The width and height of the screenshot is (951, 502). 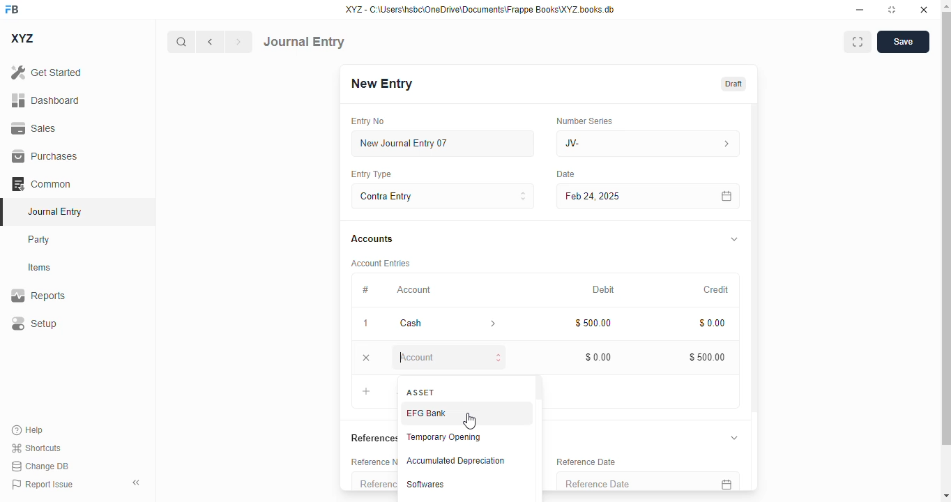 I want to click on add button, so click(x=365, y=391).